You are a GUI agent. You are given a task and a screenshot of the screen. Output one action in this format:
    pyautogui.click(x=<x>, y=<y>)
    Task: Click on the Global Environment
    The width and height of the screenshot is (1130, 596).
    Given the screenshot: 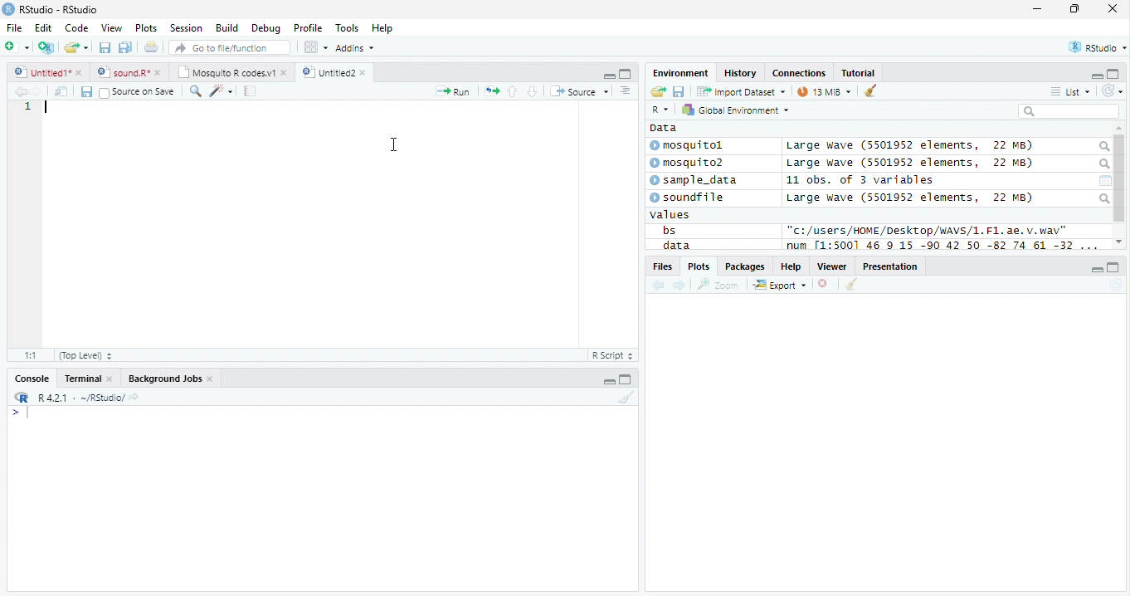 What is the action you would take?
    pyautogui.click(x=733, y=109)
    